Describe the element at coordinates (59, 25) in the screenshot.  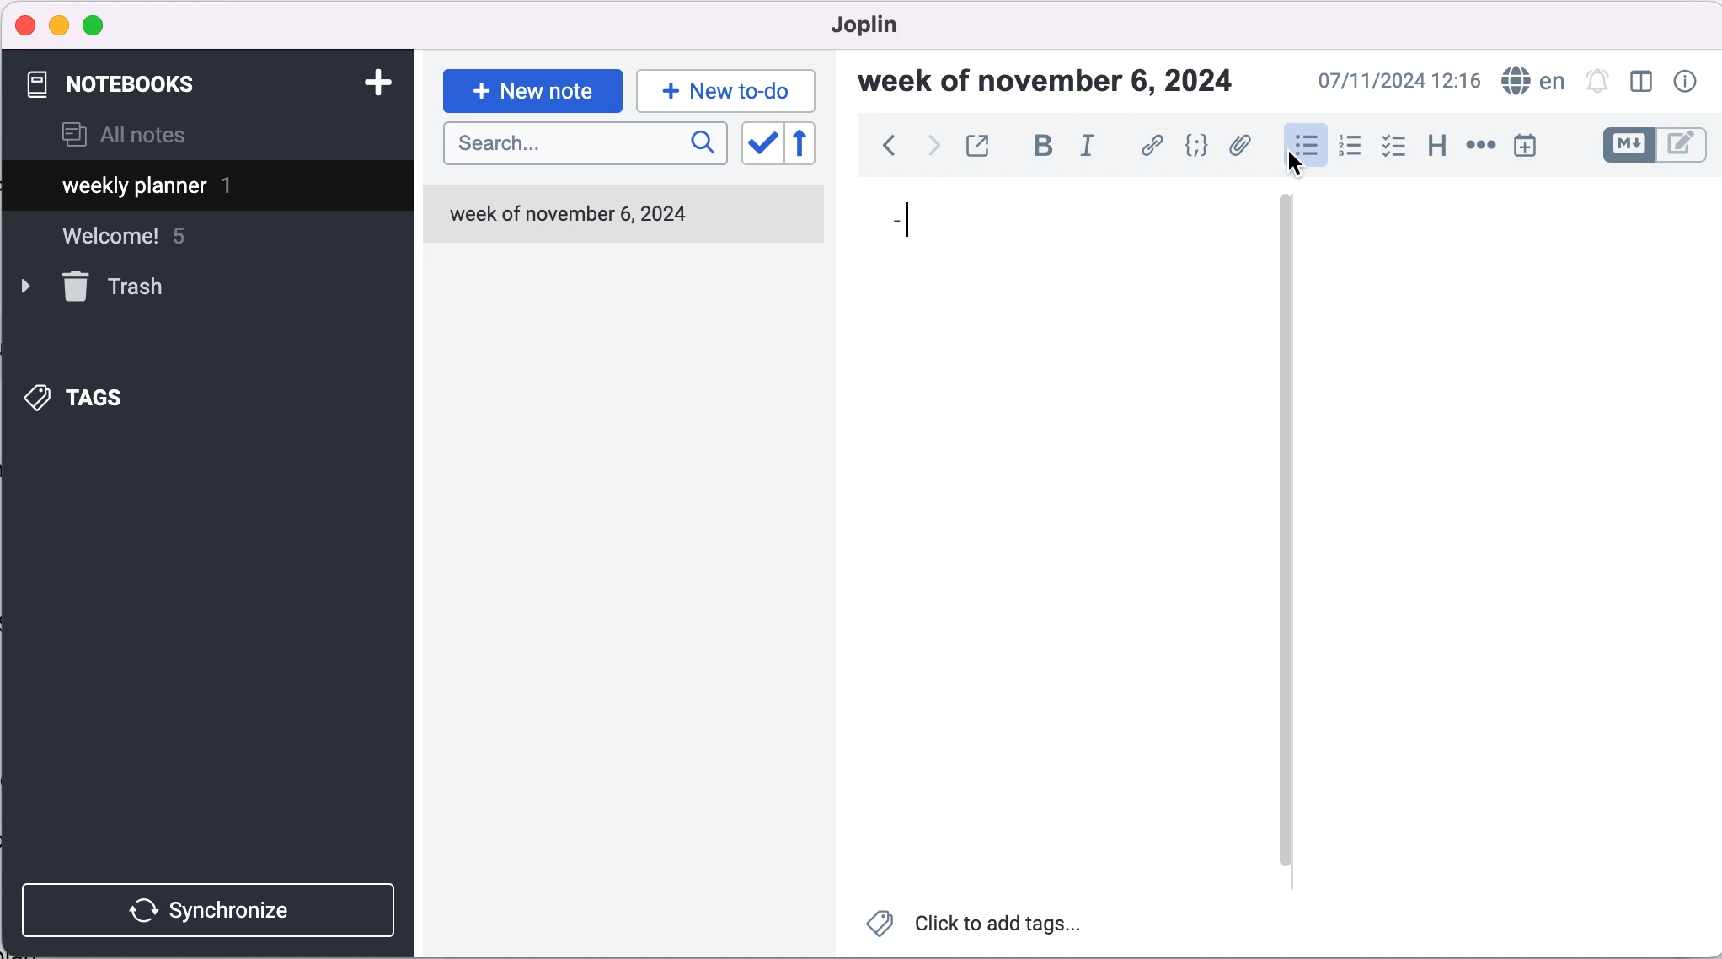
I see `minimize` at that location.